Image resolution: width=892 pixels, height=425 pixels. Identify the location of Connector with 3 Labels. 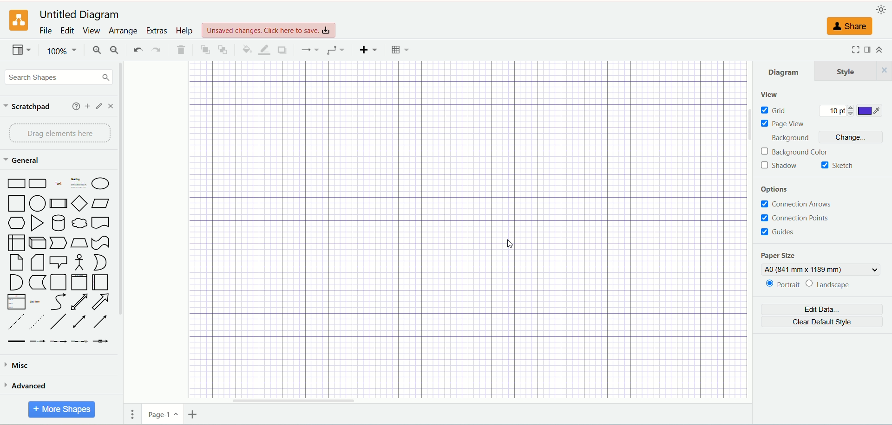
(80, 341).